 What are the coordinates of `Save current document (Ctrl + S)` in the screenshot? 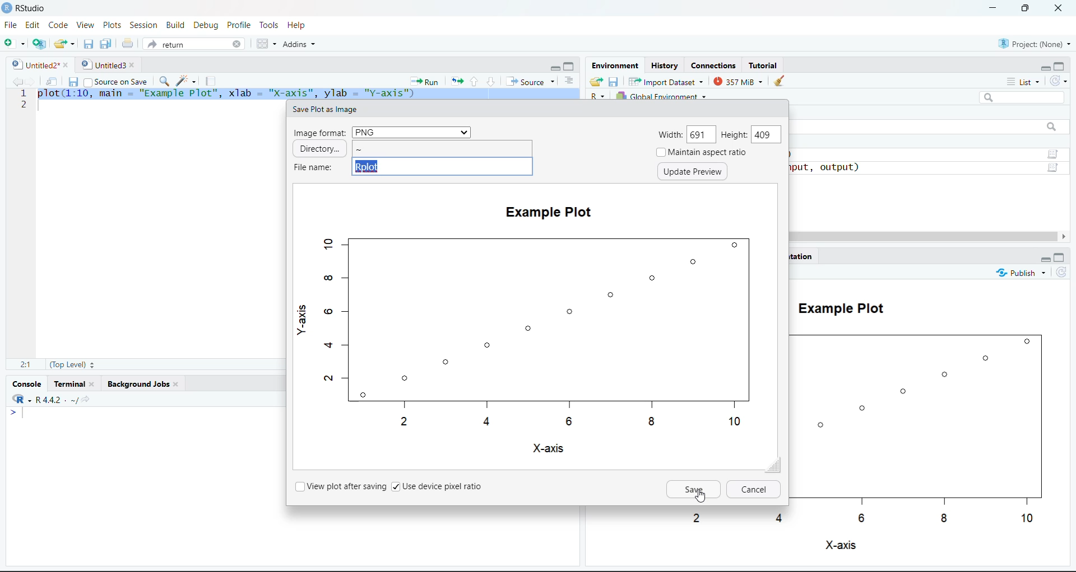 It's located at (89, 45).